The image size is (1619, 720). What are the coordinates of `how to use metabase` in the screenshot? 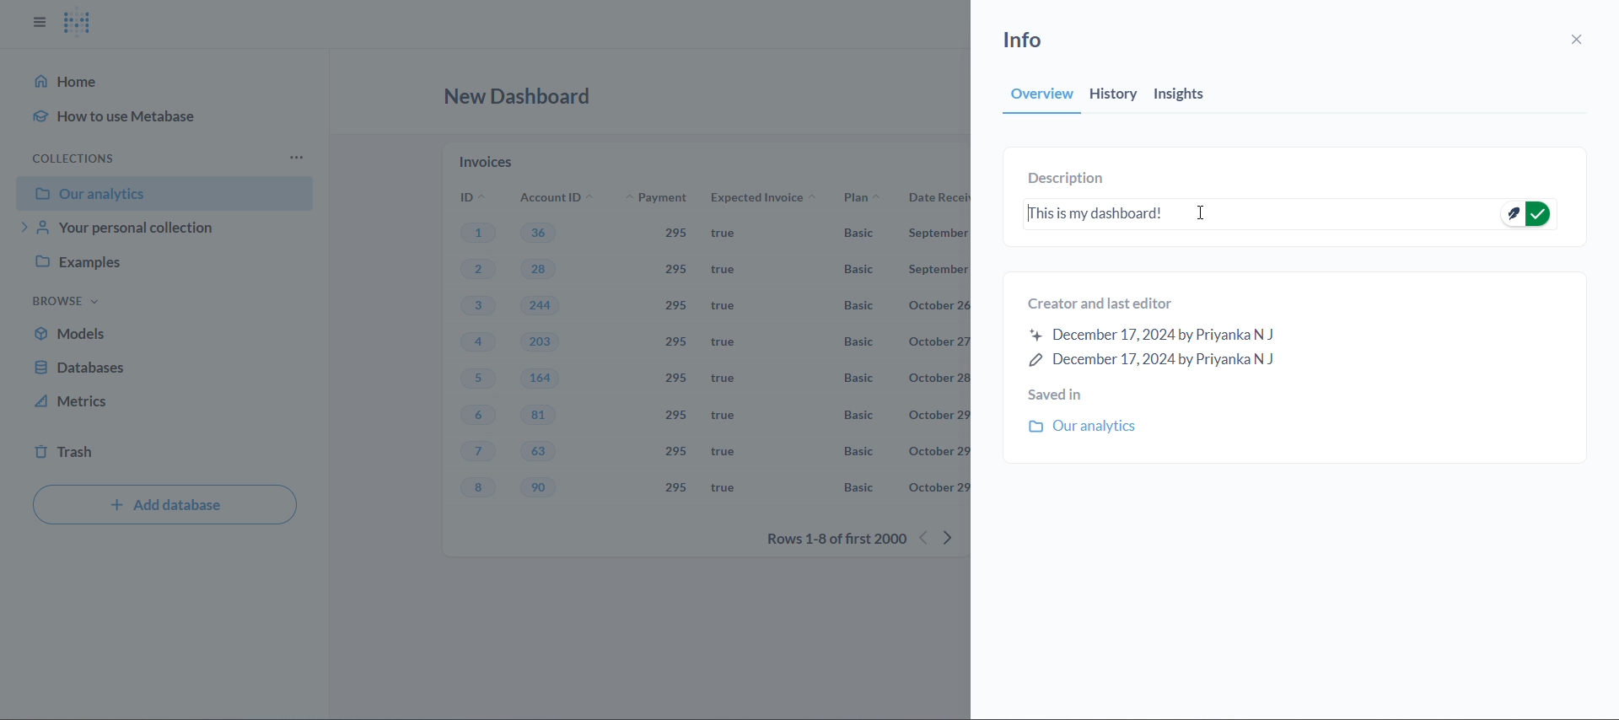 It's located at (132, 112).